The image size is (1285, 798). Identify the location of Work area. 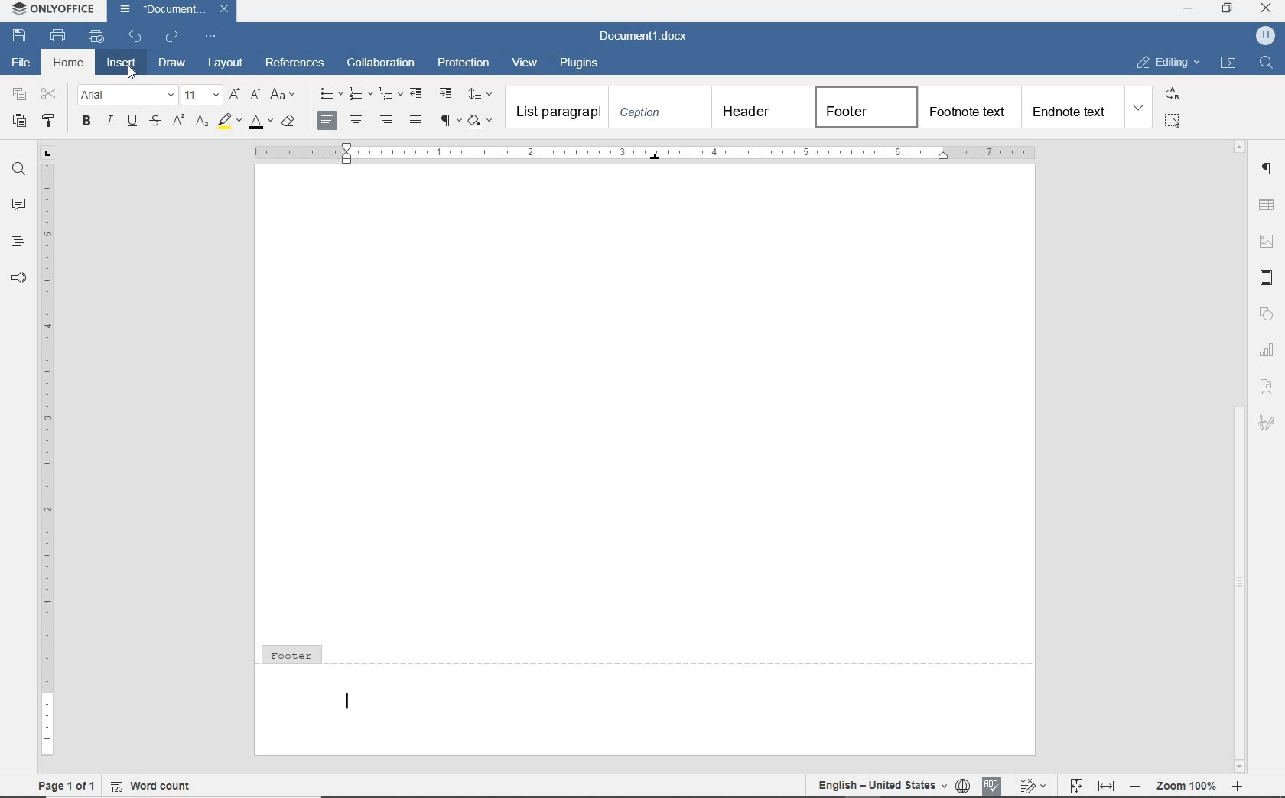
(645, 404).